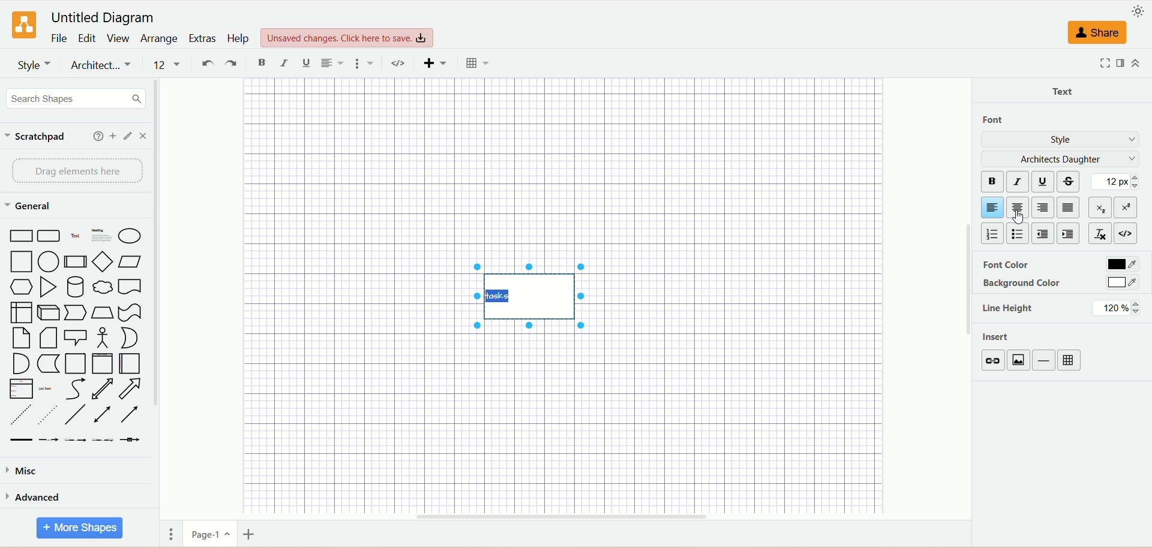  Describe the element at coordinates (1136, 63) in the screenshot. I see `collapse/expand` at that location.